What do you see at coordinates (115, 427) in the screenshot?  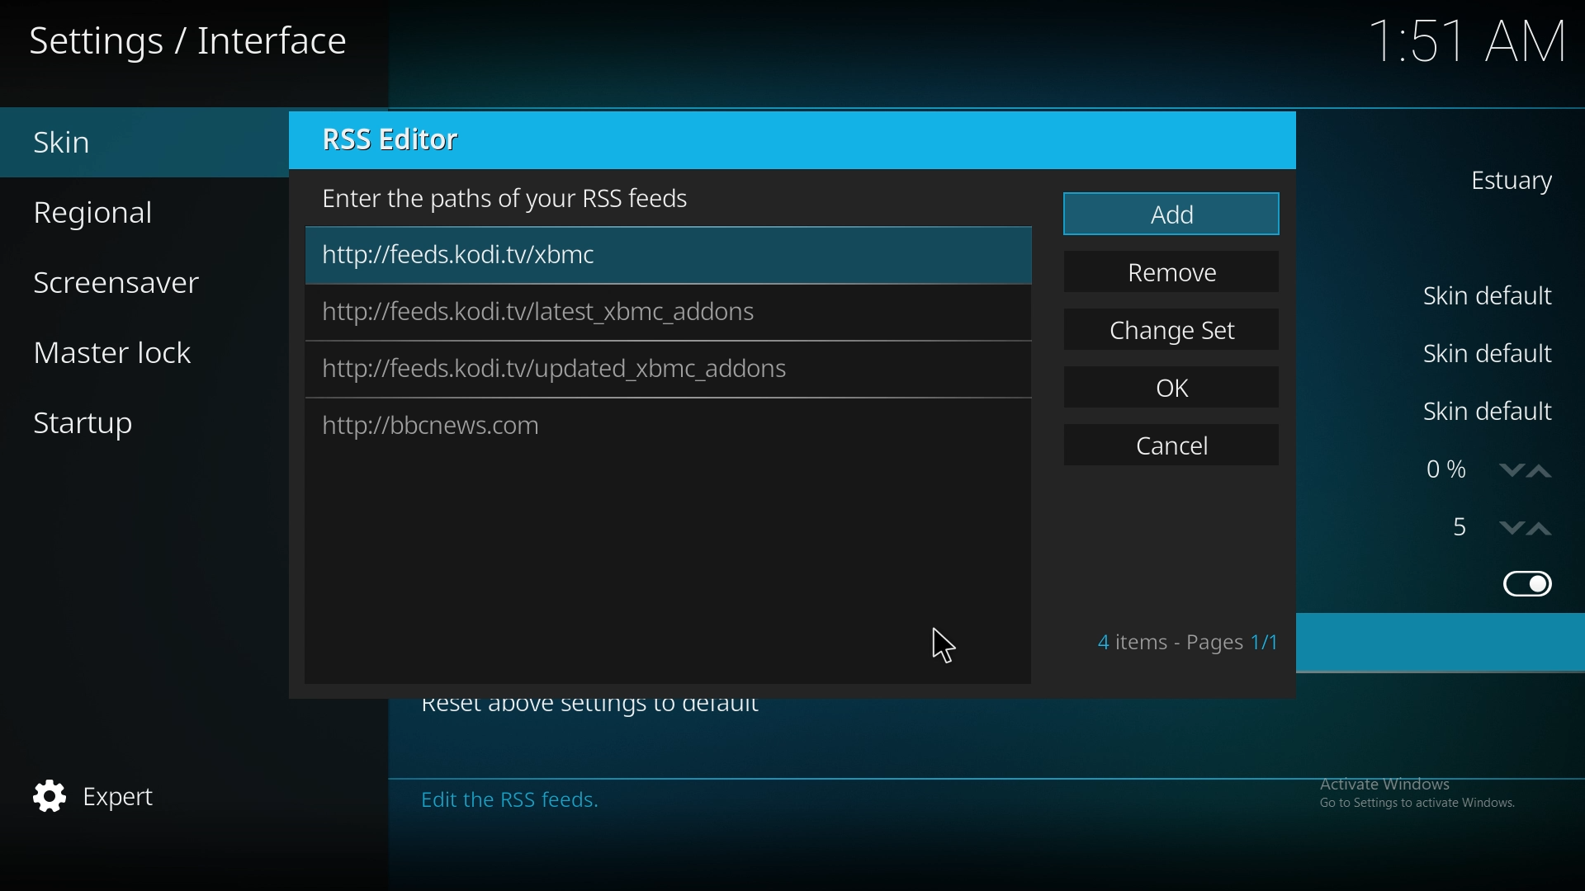 I see `startup` at bounding box center [115, 427].